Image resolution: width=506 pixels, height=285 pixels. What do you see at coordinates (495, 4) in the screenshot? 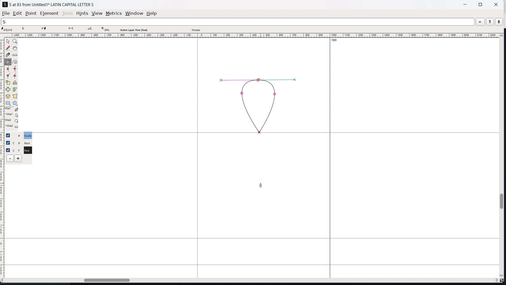
I see `close` at bounding box center [495, 4].